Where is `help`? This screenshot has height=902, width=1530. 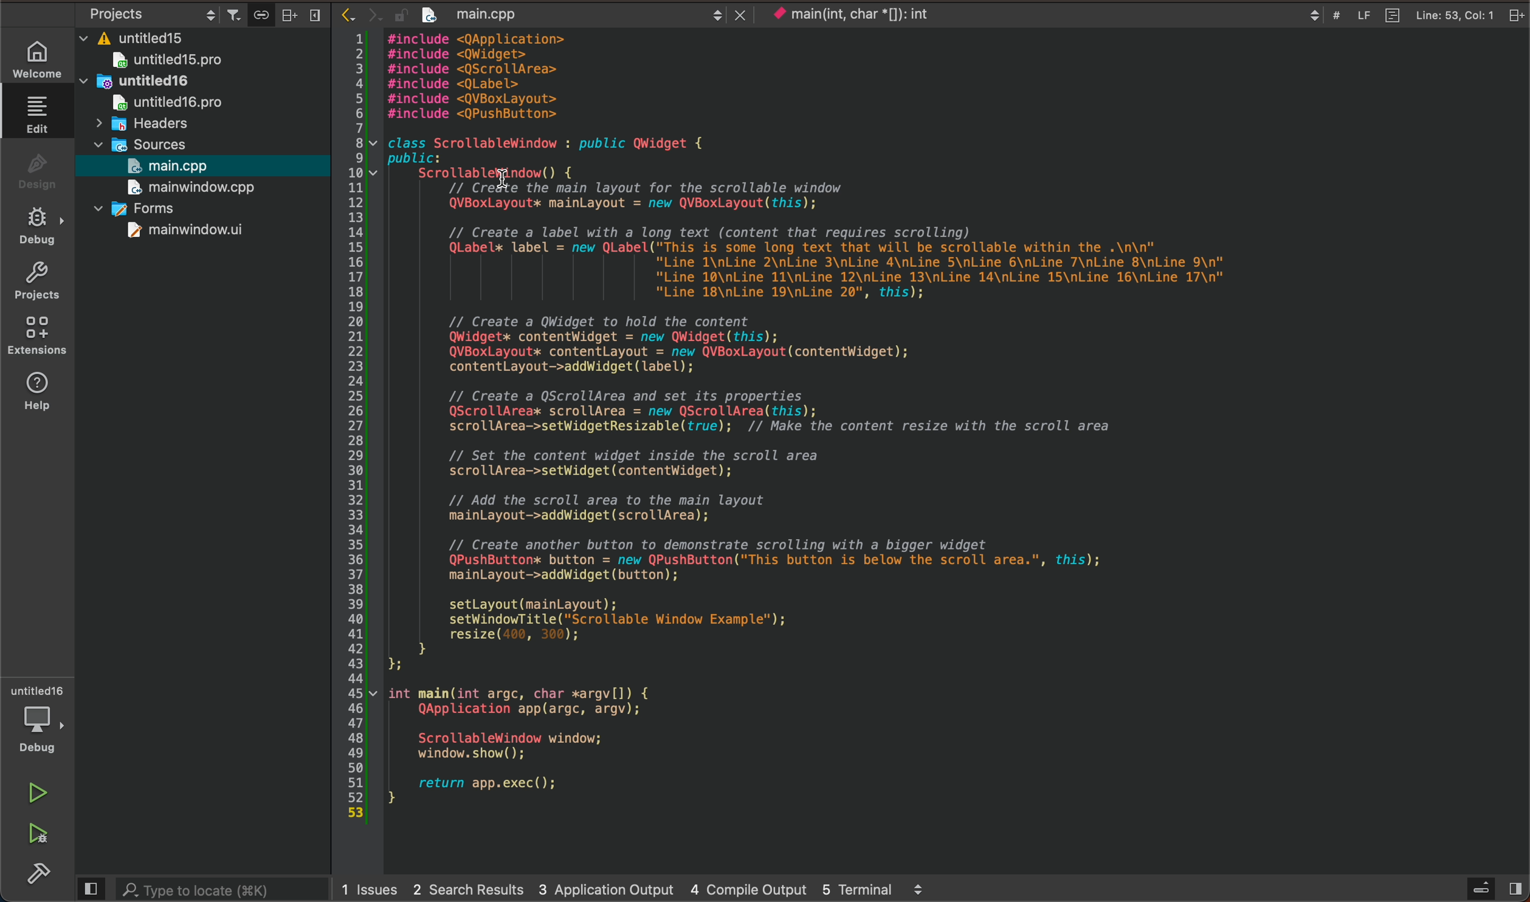 help is located at coordinates (37, 390).